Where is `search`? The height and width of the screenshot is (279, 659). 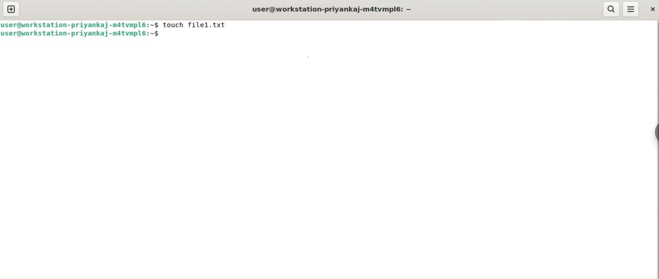 search is located at coordinates (612, 9).